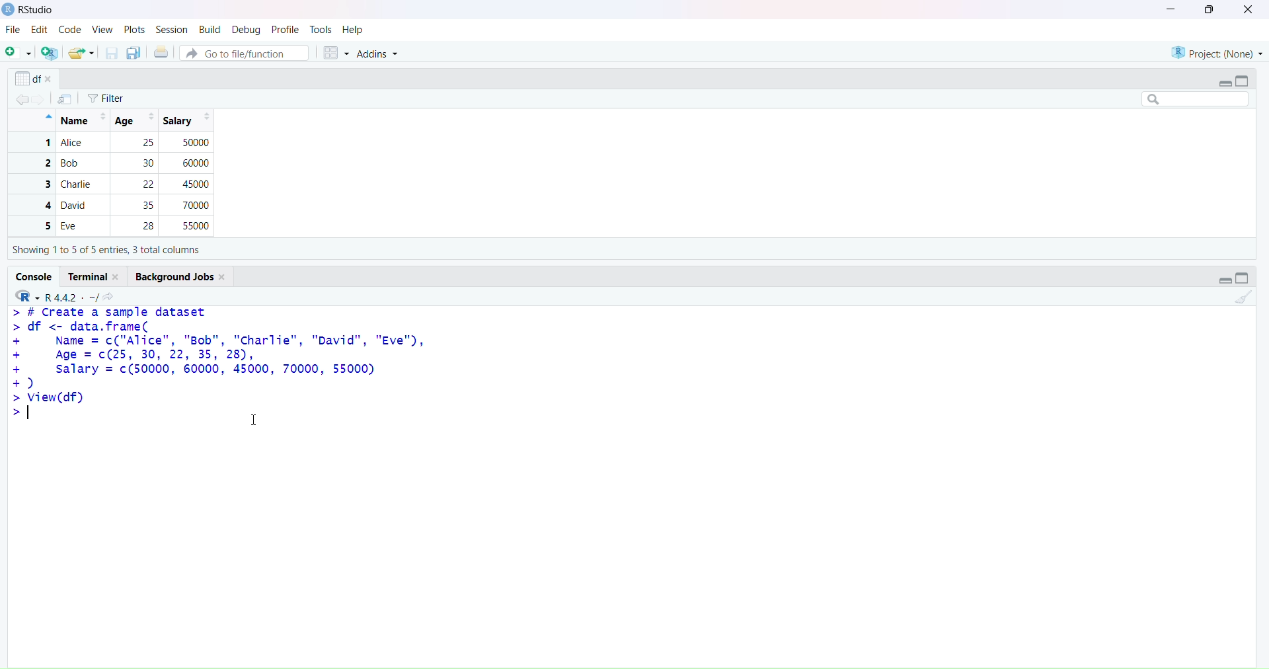 Image resolution: width=1269 pixels, height=669 pixels. Describe the element at coordinates (286, 30) in the screenshot. I see `profile` at that location.